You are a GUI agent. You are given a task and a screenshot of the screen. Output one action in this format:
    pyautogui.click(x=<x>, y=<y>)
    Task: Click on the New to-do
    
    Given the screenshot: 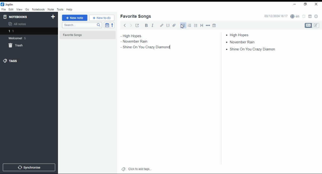 What is the action you would take?
    pyautogui.click(x=102, y=18)
    